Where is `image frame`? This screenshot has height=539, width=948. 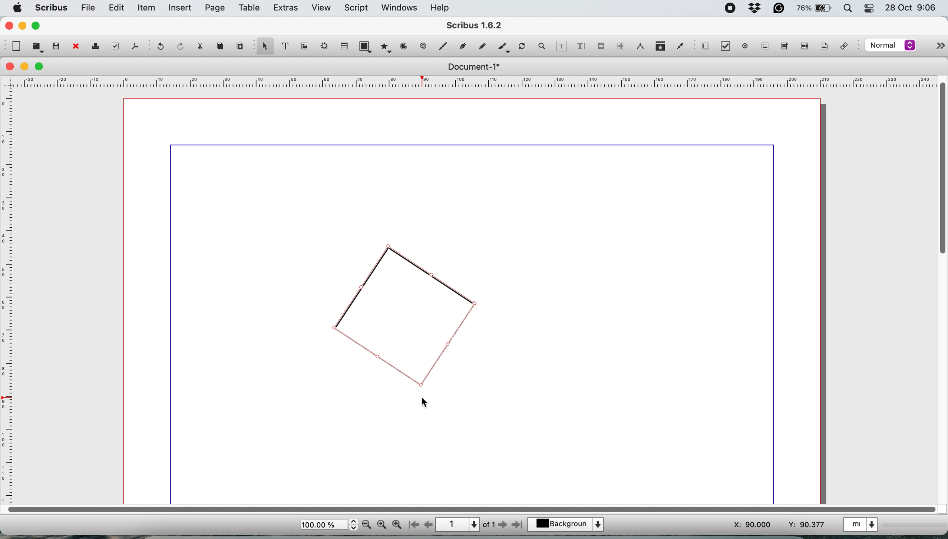
image frame is located at coordinates (307, 47).